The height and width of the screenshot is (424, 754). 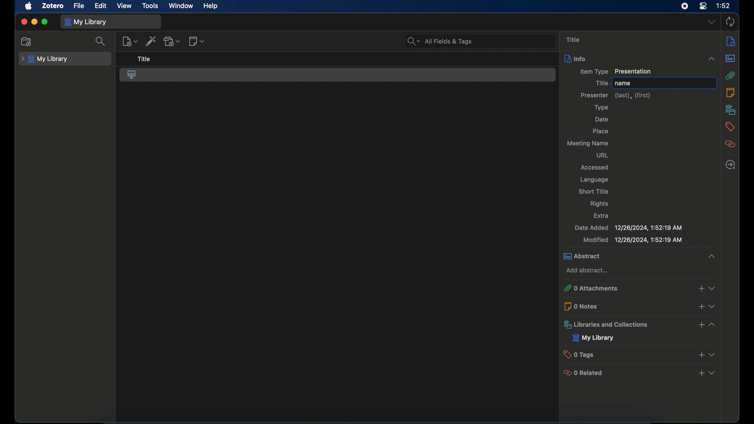 What do you see at coordinates (152, 41) in the screenshot?
I see `add item by identifier` at bounding box center [152, 41].